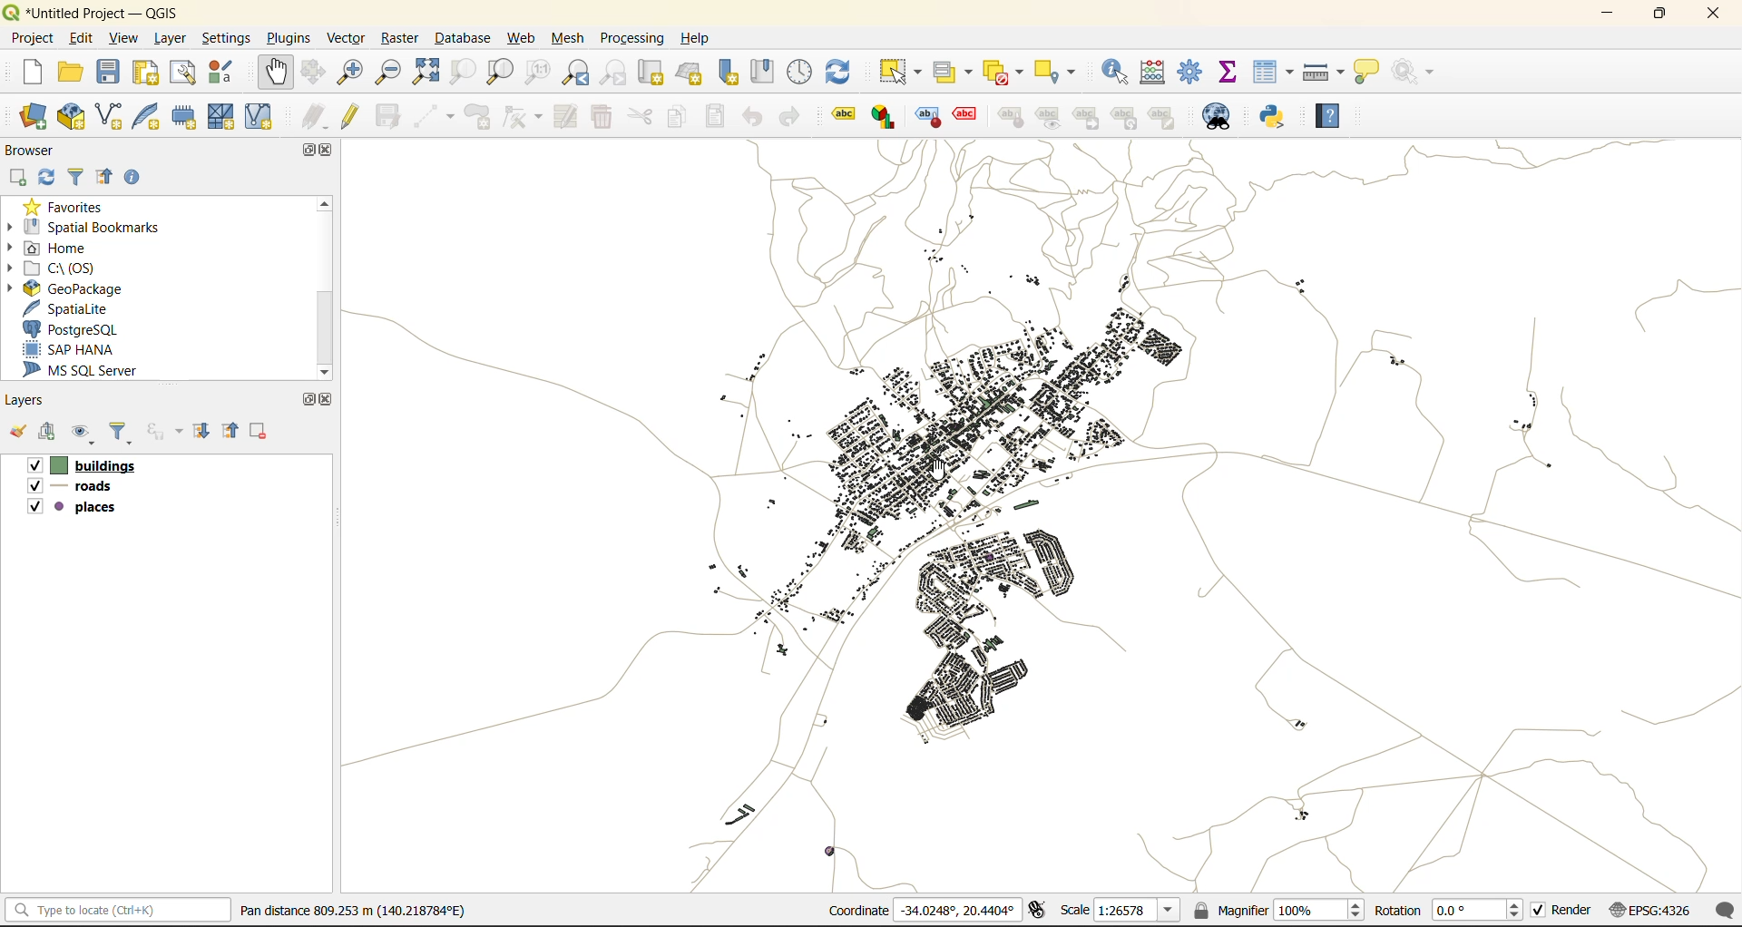  What do you see at coordinates (124, 39) in the screenshot?
I see `view` at bounding box center [124, 39].